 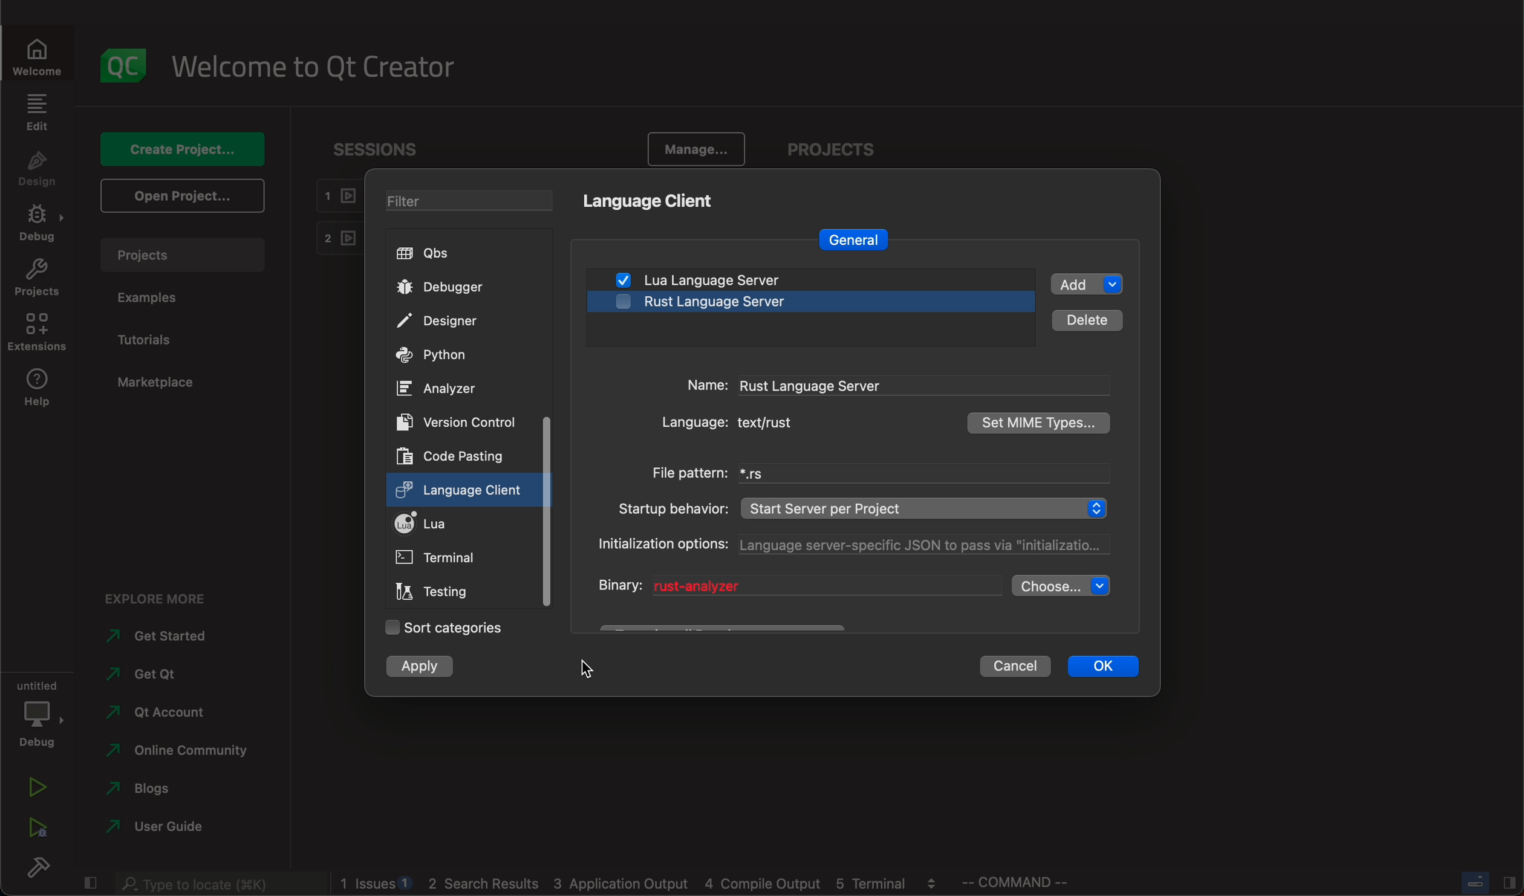 What do you see at coordinates (157, 640) in the screenshot?
I see `started` at bounding box center [157, 640].